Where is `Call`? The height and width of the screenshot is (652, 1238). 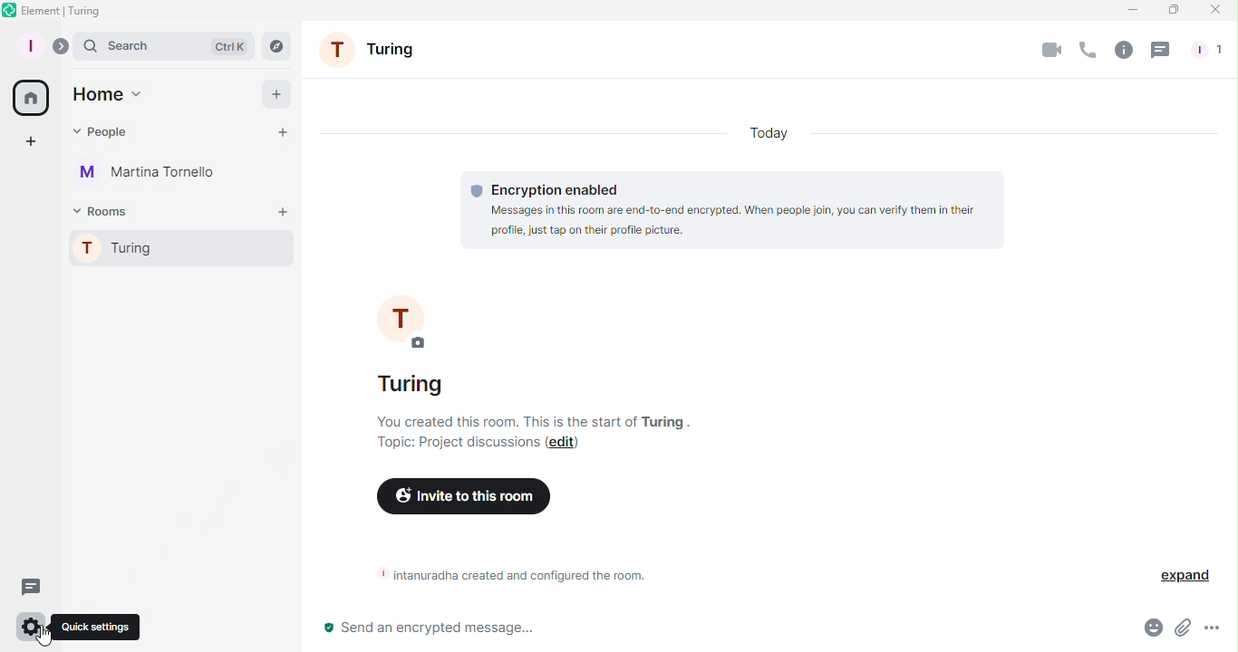 Call is located at coordinates (1087, 56).